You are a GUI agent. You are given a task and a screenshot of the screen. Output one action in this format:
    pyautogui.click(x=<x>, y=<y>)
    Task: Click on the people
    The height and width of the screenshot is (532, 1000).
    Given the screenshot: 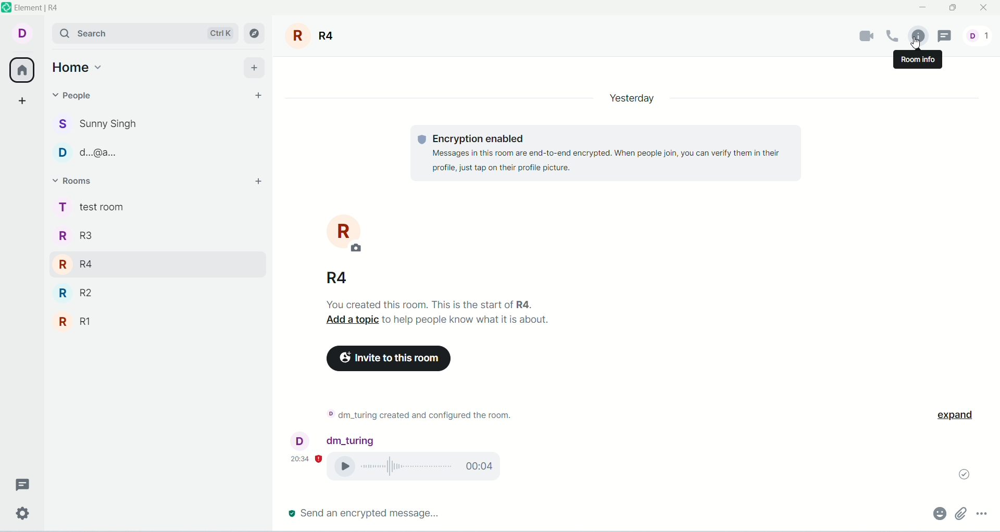 What is the action you would take?
    pyautogui.click(x=99, y=139)
    